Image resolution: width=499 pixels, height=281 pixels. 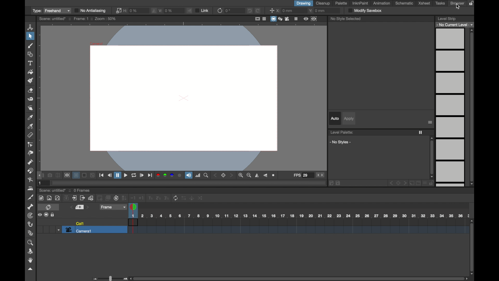 I want to click on blender tool, so click(x=30, y=180).